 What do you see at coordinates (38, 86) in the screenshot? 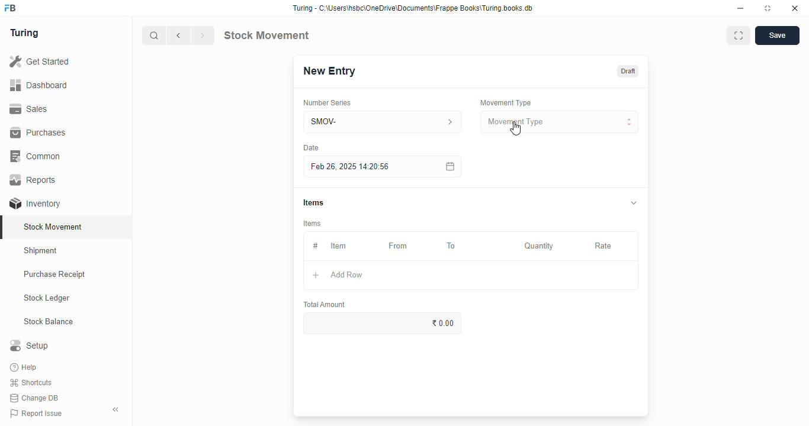
I see `dashboard` at bounding box center [38, 86].